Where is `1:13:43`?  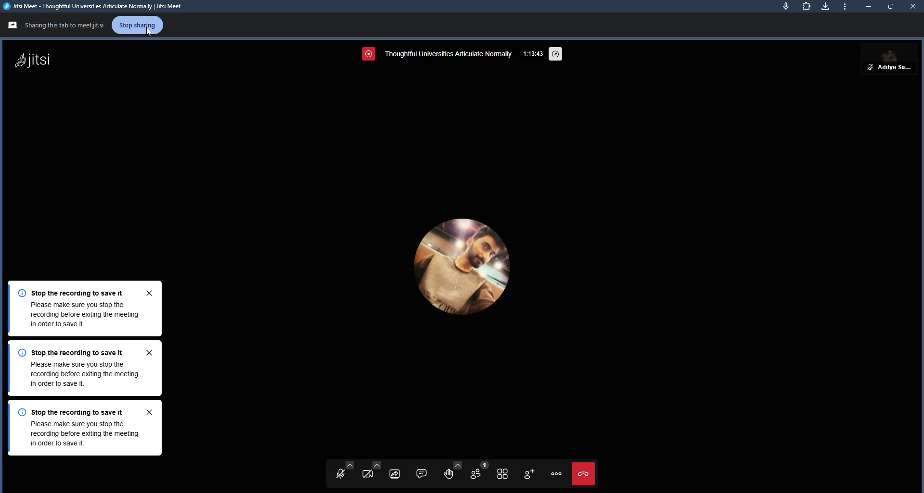
1:13:43 is located at coordinates (533, 53).